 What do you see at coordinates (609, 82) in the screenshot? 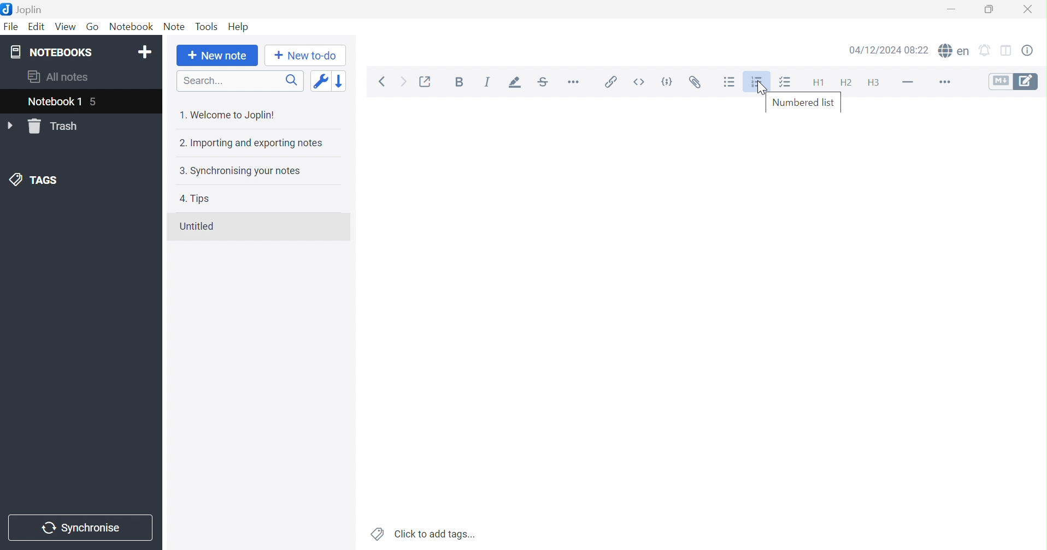
I see `Insert / edit link` at bounding box center [609, 82].